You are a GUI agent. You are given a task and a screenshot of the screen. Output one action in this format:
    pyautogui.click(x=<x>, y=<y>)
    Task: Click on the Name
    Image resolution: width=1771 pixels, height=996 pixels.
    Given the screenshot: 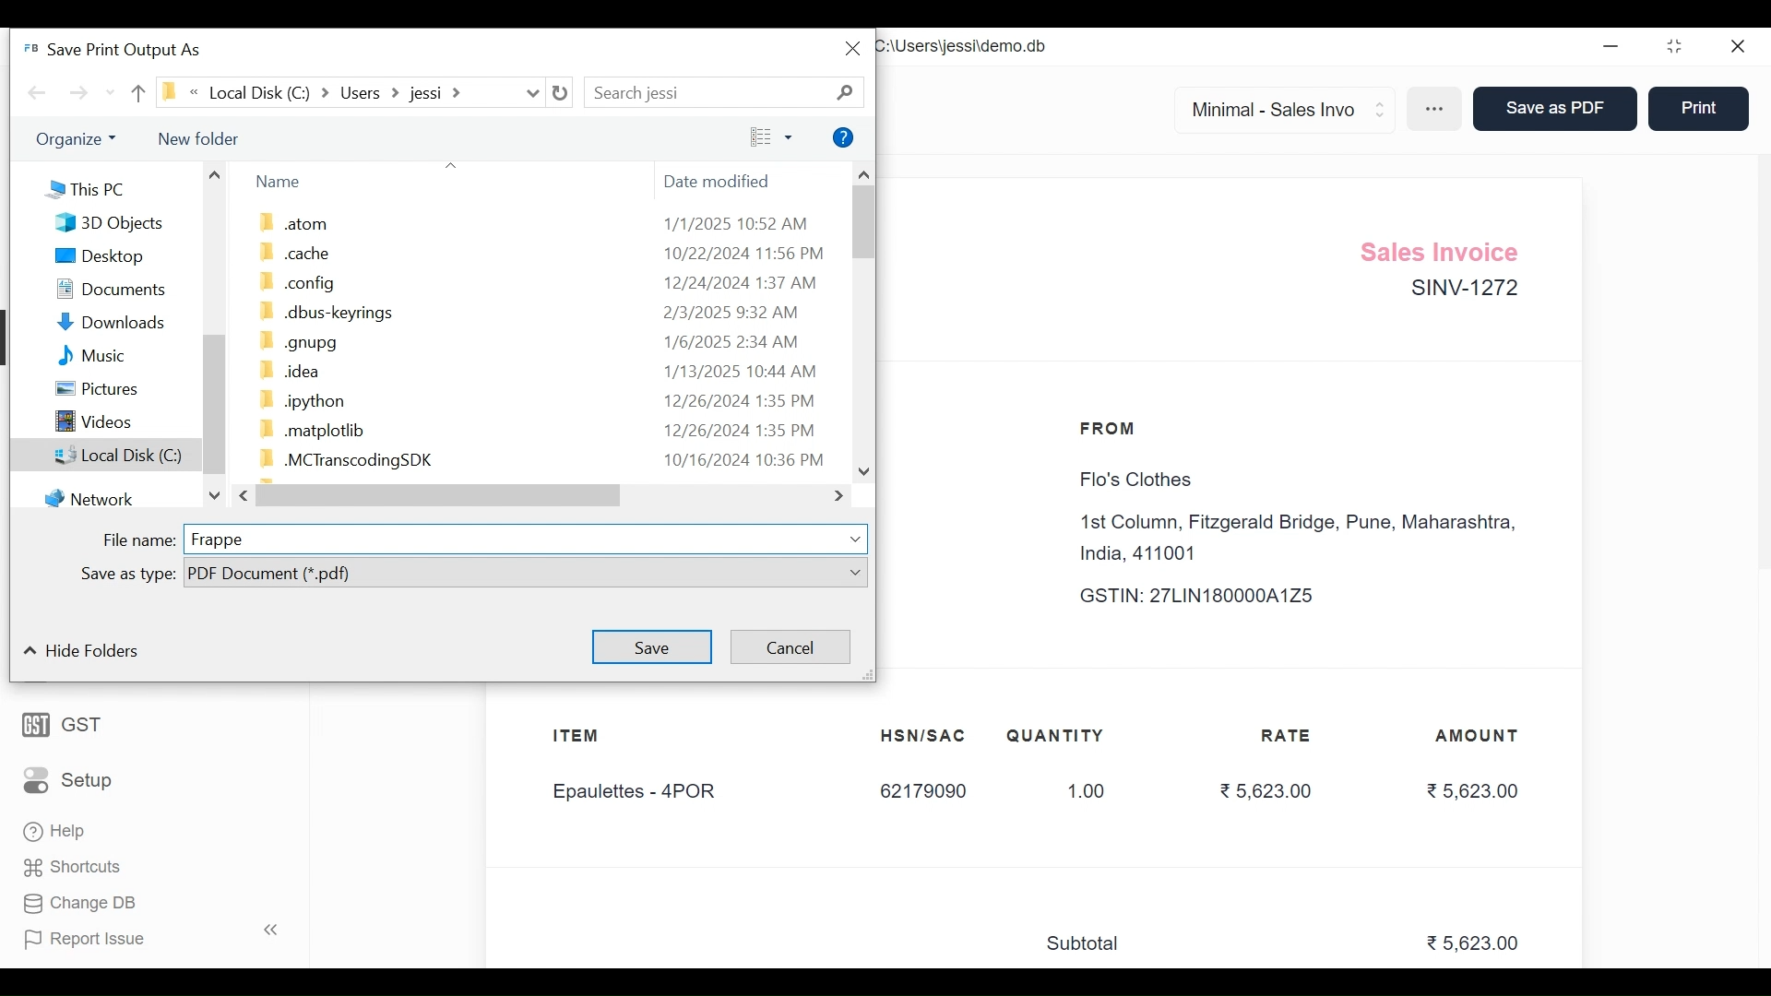 What is the action you would take?
    pyautogui.click(x=277, y=182)
    